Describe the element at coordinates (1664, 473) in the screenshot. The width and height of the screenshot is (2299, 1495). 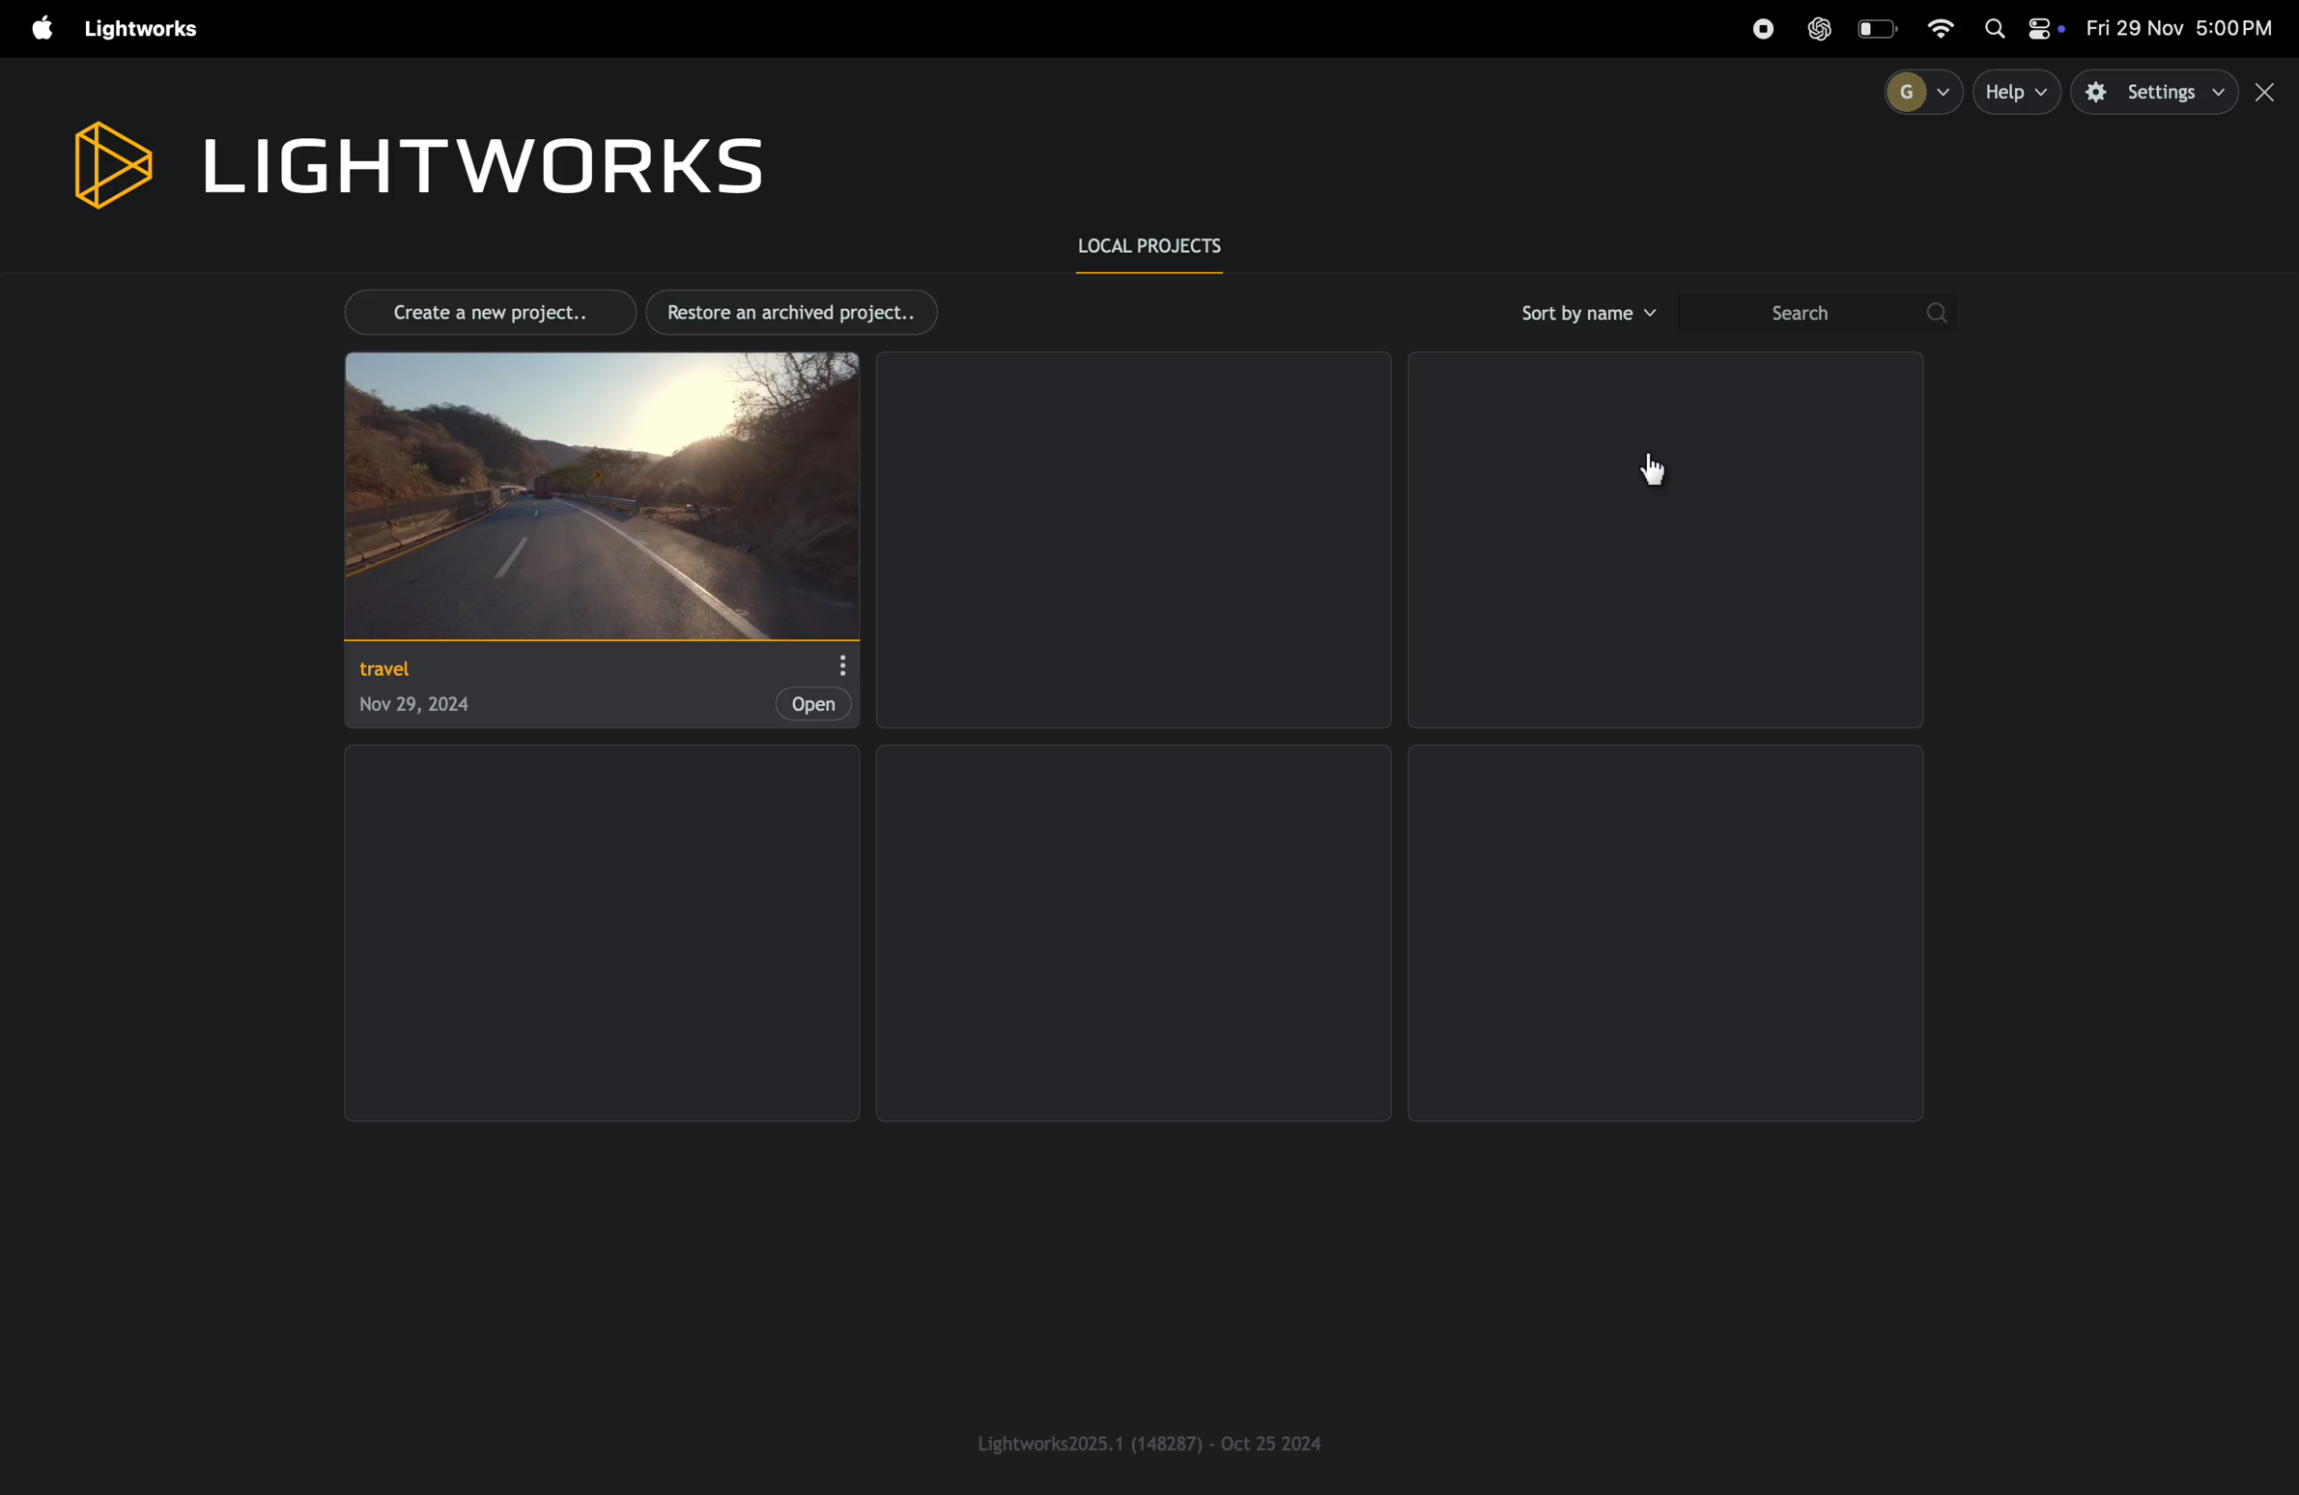
I see `cursor` at that location.